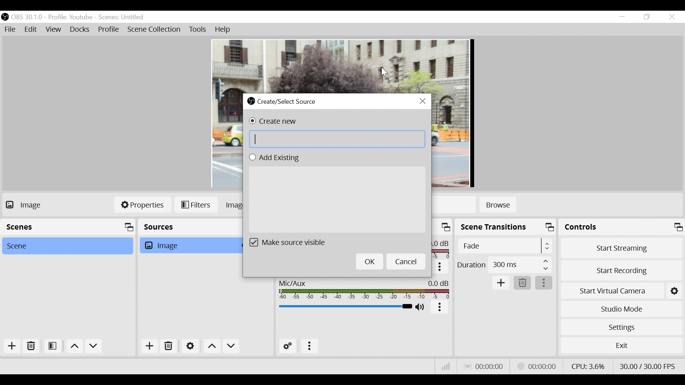 This screenshot has height=385, width=685. What do you see at coordinates (501, 283) in the screenshot?
I see `Add` at bounding box center [501, 283].